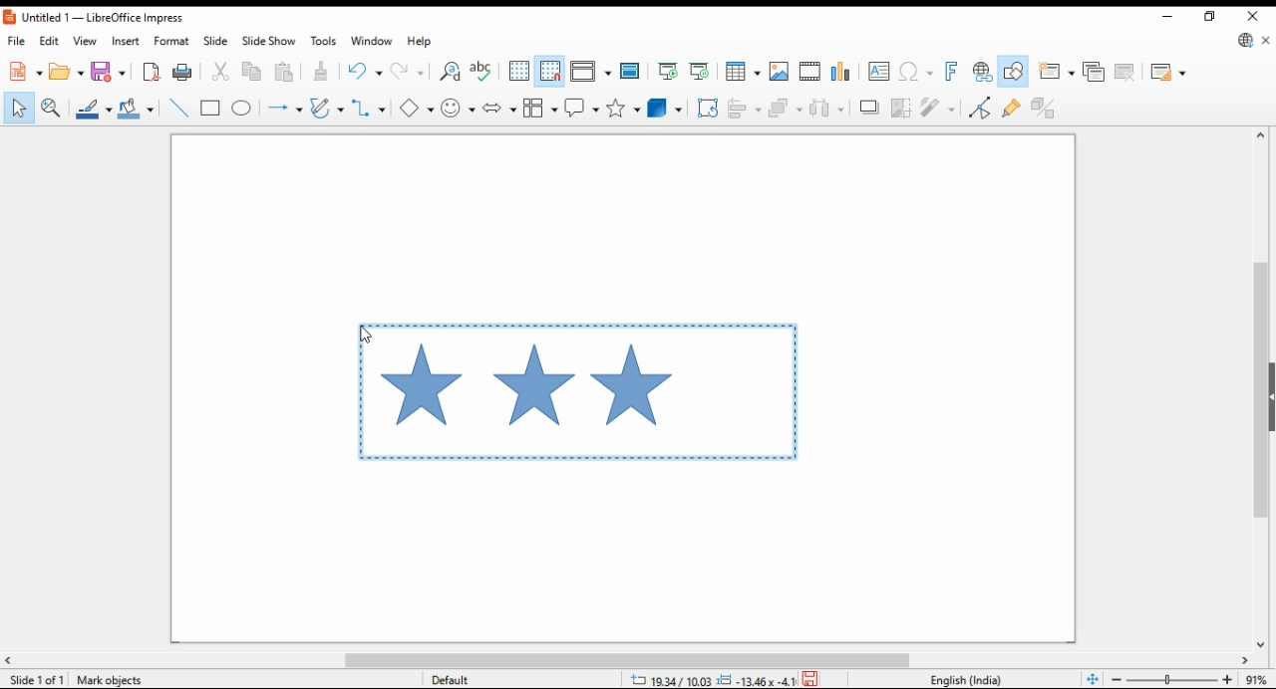  I want to click on align objects, so click(746, 109).